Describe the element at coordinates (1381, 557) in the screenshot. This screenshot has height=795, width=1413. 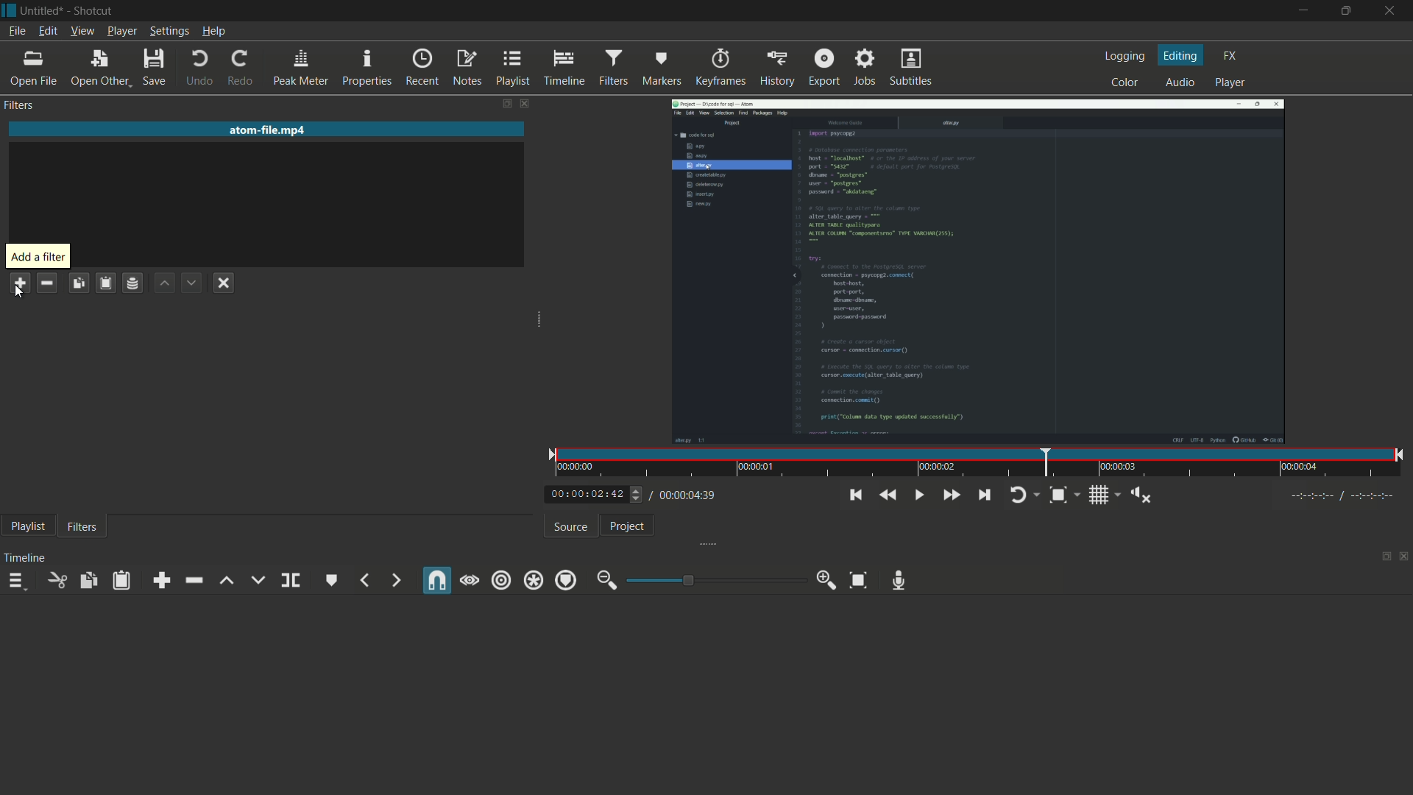
I see `change layout` at that location.